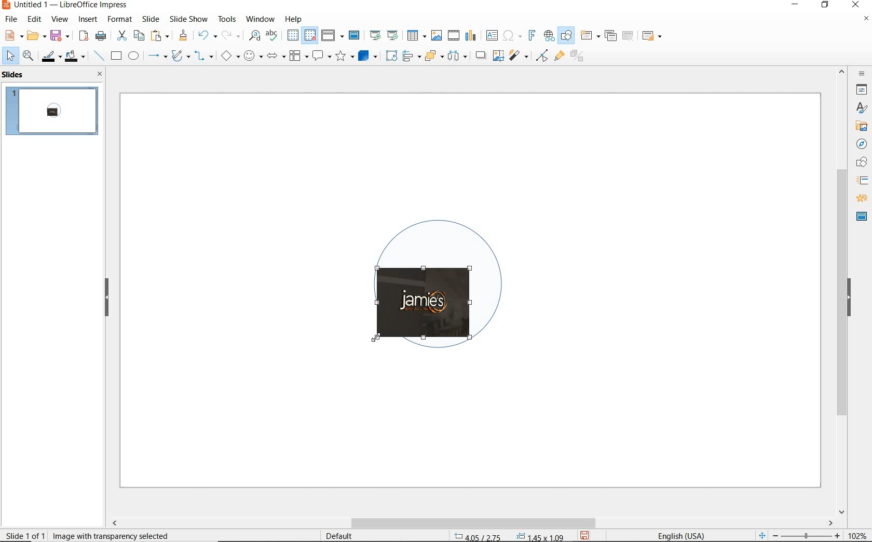  Describe the element at coordinates (585, 535) in the screenshot. I see `save` at that location.